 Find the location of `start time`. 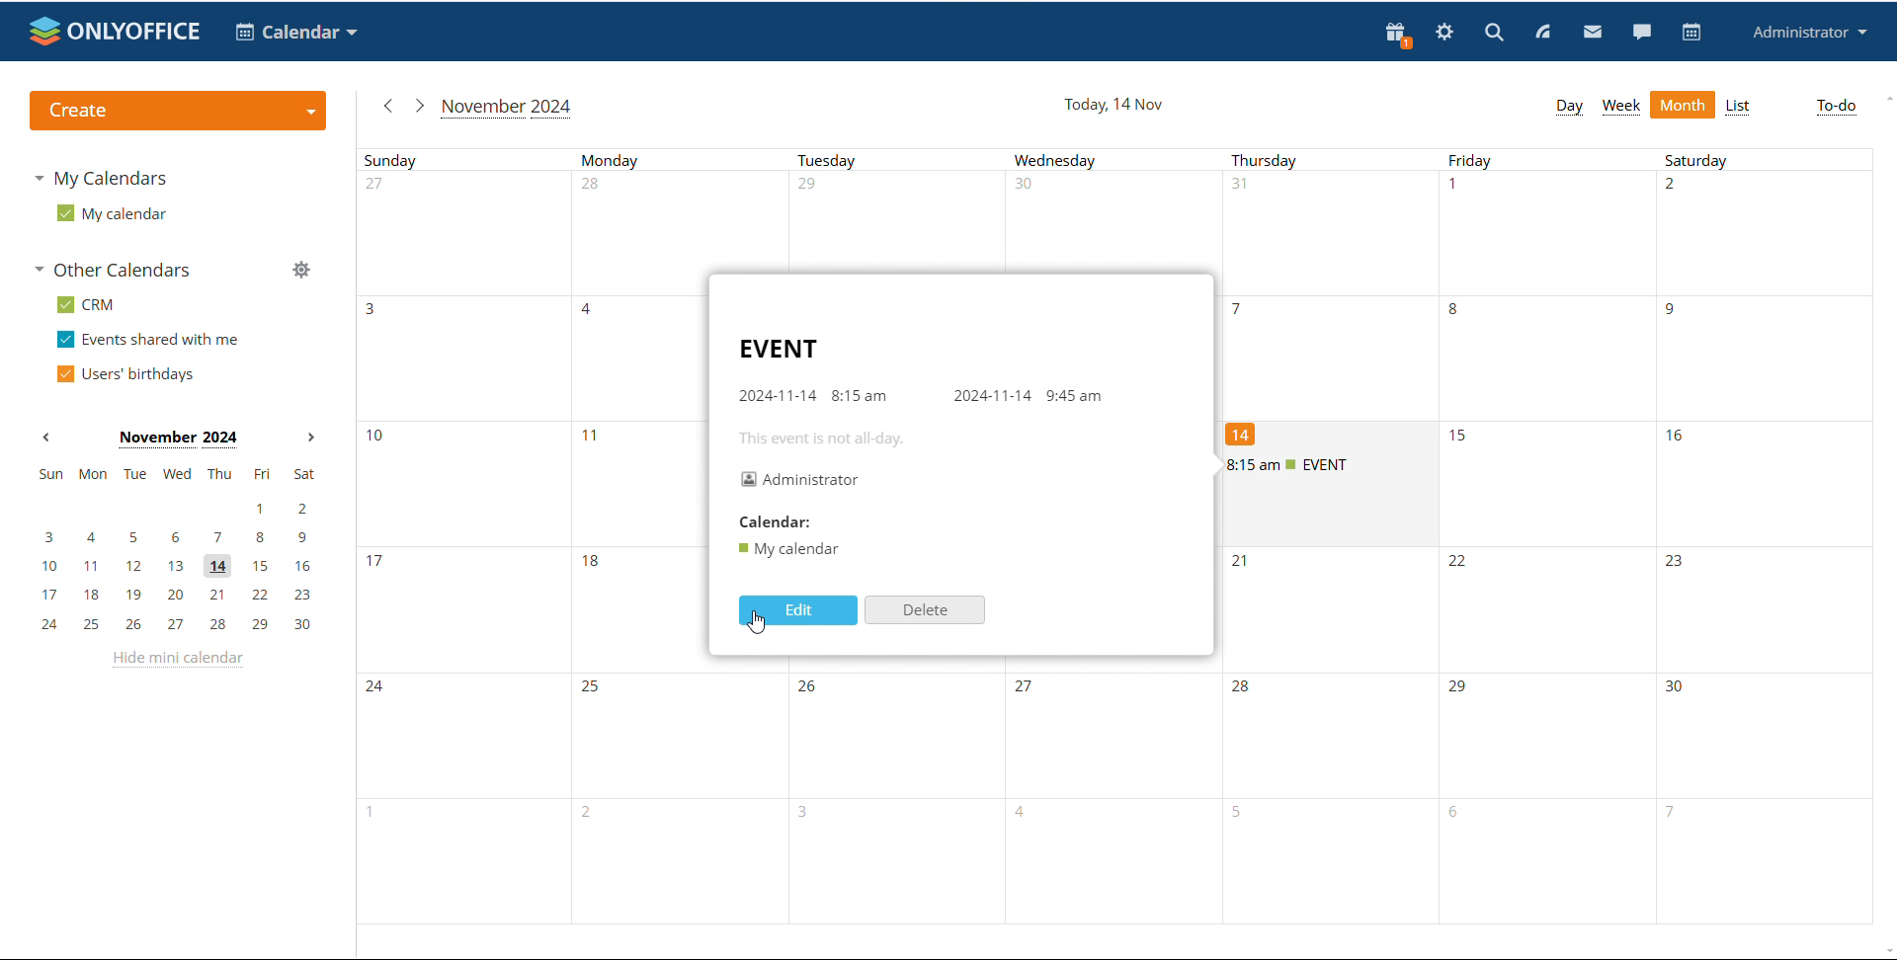

start time is located at coordinates (862, 396).